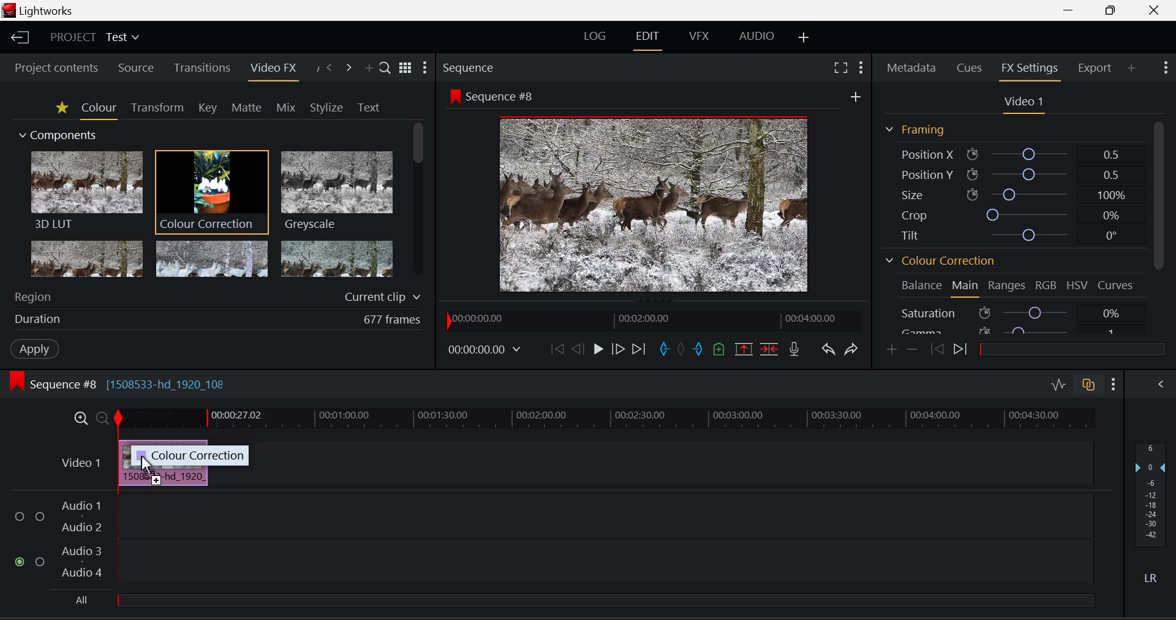 The height and width of the screenshot is (620, 1176). What do you see at coordinates (202, 67) in the screenshot?
I see `Transitions` at bounding box center [202, 67].